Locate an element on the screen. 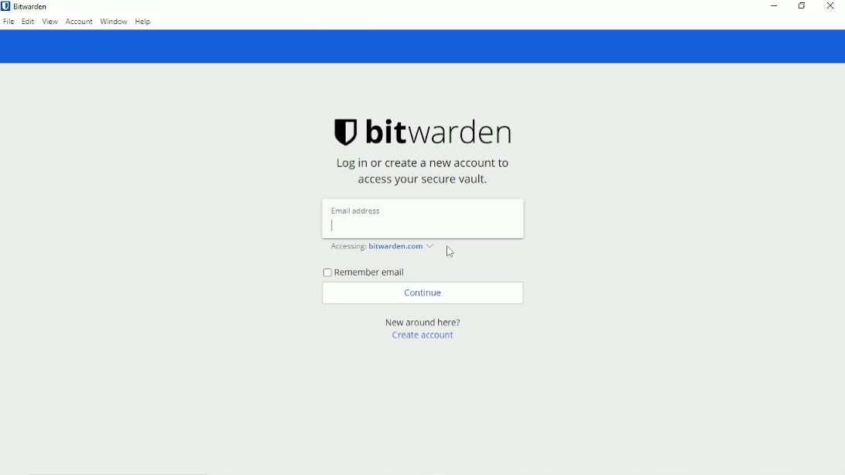 Image resolution: width=845 pixels, height=475 pixels. Remember email is located at coordinates (365, 272).